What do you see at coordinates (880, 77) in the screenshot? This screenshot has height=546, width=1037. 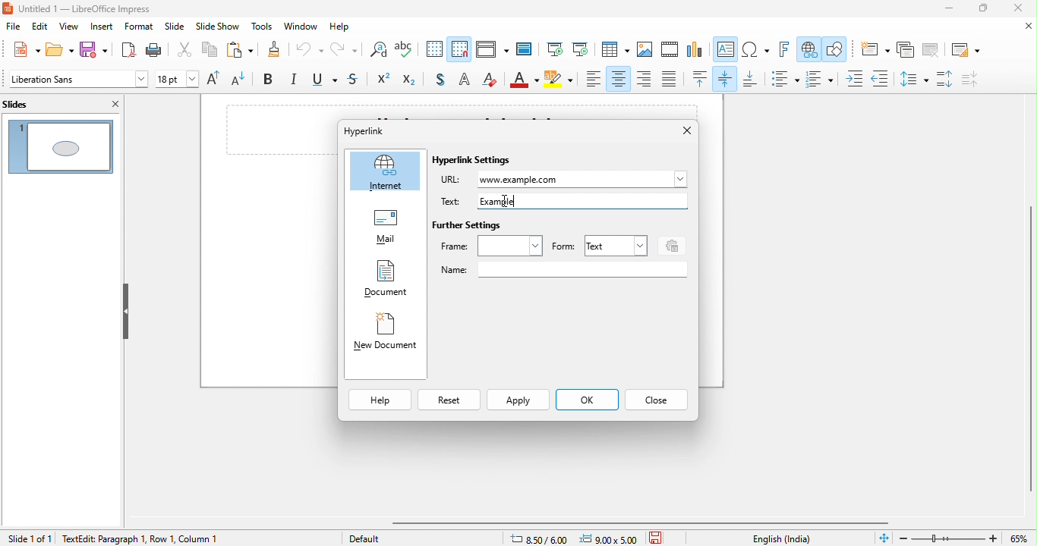 I see `decrease indent` at bounding box center [880, 77].